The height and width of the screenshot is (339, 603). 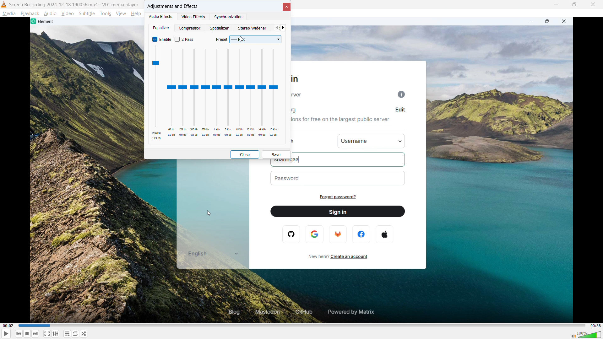 I want to click on Stop playback , so click(x=28, y=333).